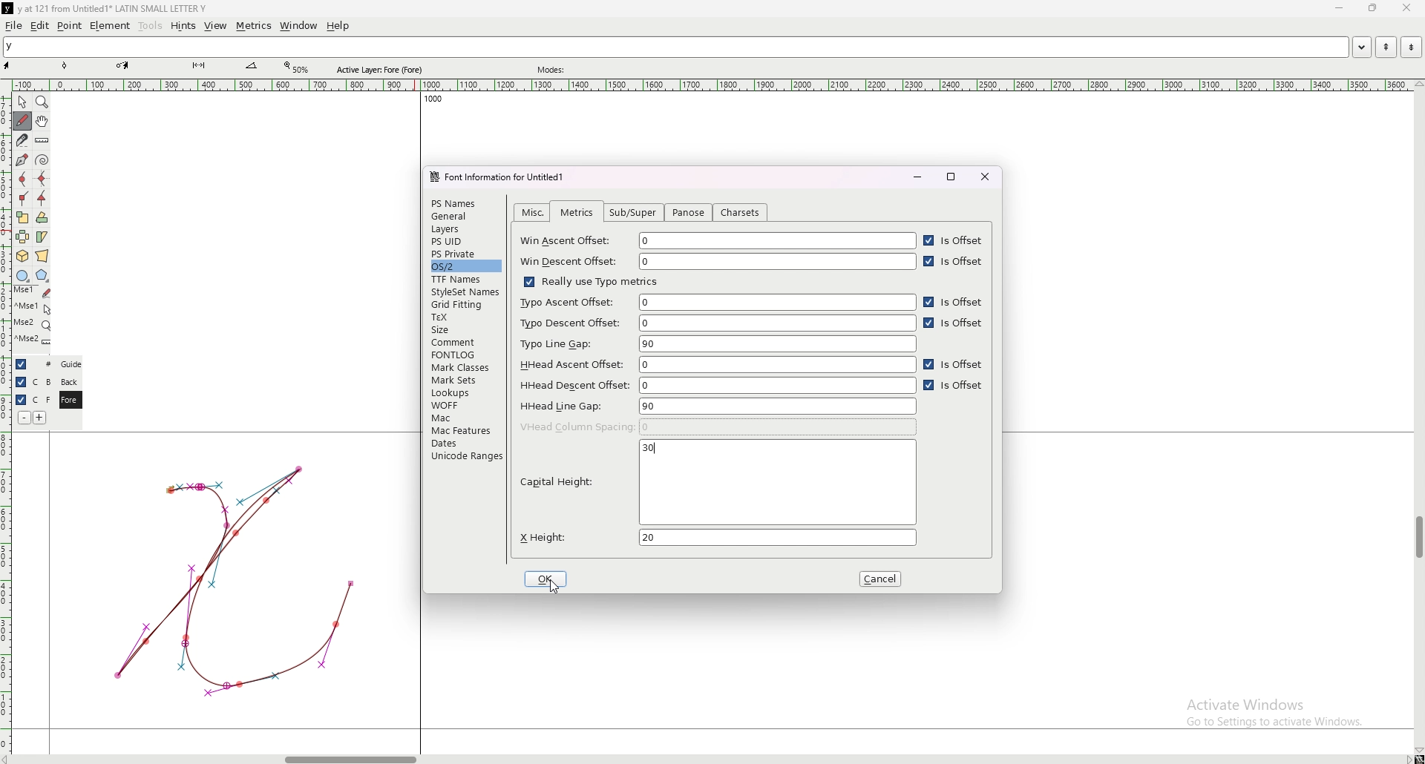 Image resolution: width=1425 pixels, height=764 pixels. Describe the element at coordinates (110, 25) in the screenshot. I see `element` at that location.